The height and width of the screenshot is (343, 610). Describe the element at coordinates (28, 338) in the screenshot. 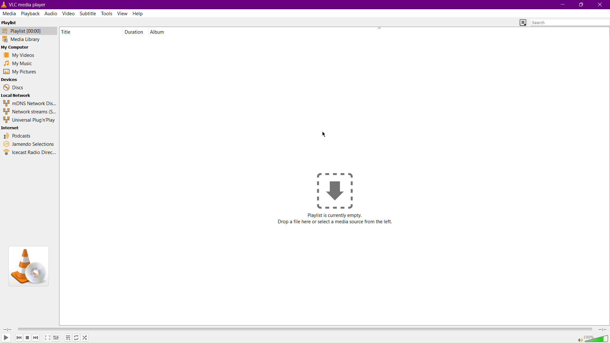

I see `Stop` at that location.